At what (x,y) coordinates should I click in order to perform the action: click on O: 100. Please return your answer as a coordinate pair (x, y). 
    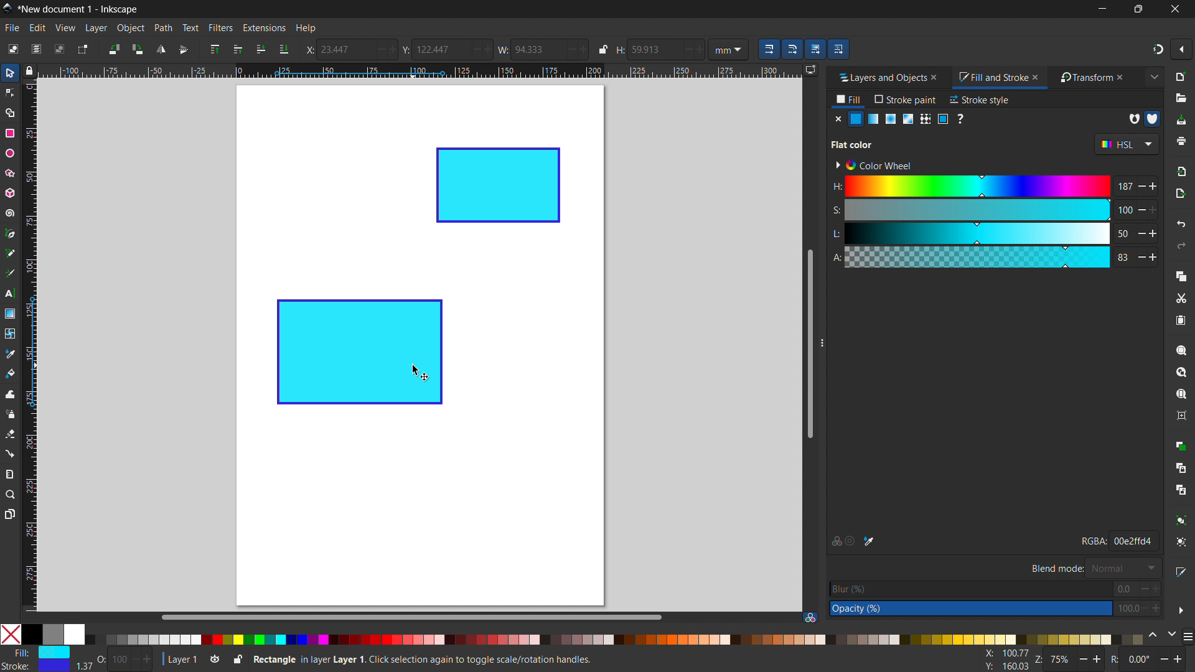
    Looking at the image, I should click on (126, 658).